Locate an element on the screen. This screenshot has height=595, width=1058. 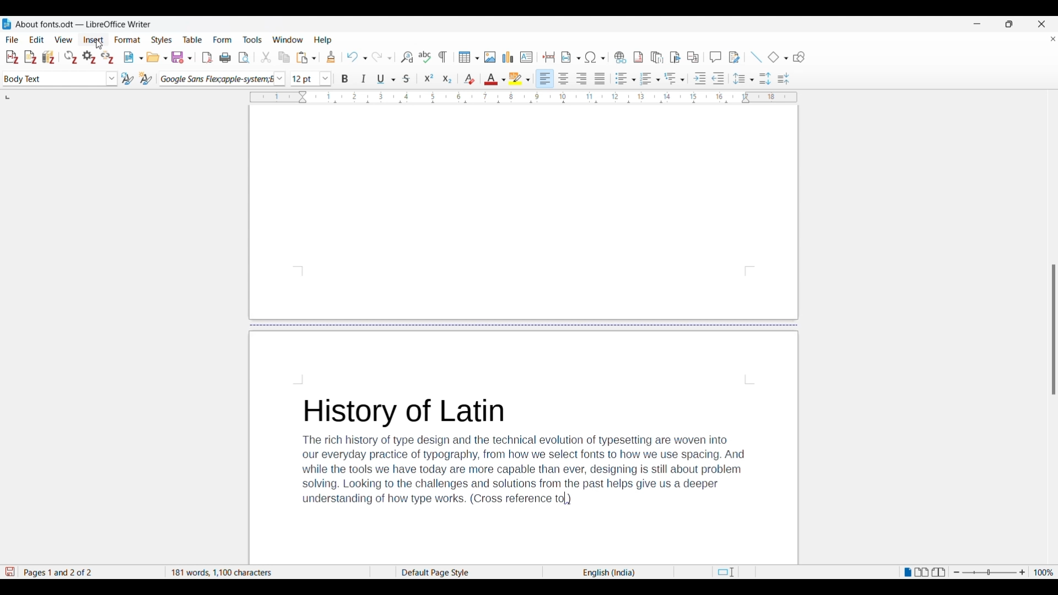
Insert menu is located at coordinates (94, 40).